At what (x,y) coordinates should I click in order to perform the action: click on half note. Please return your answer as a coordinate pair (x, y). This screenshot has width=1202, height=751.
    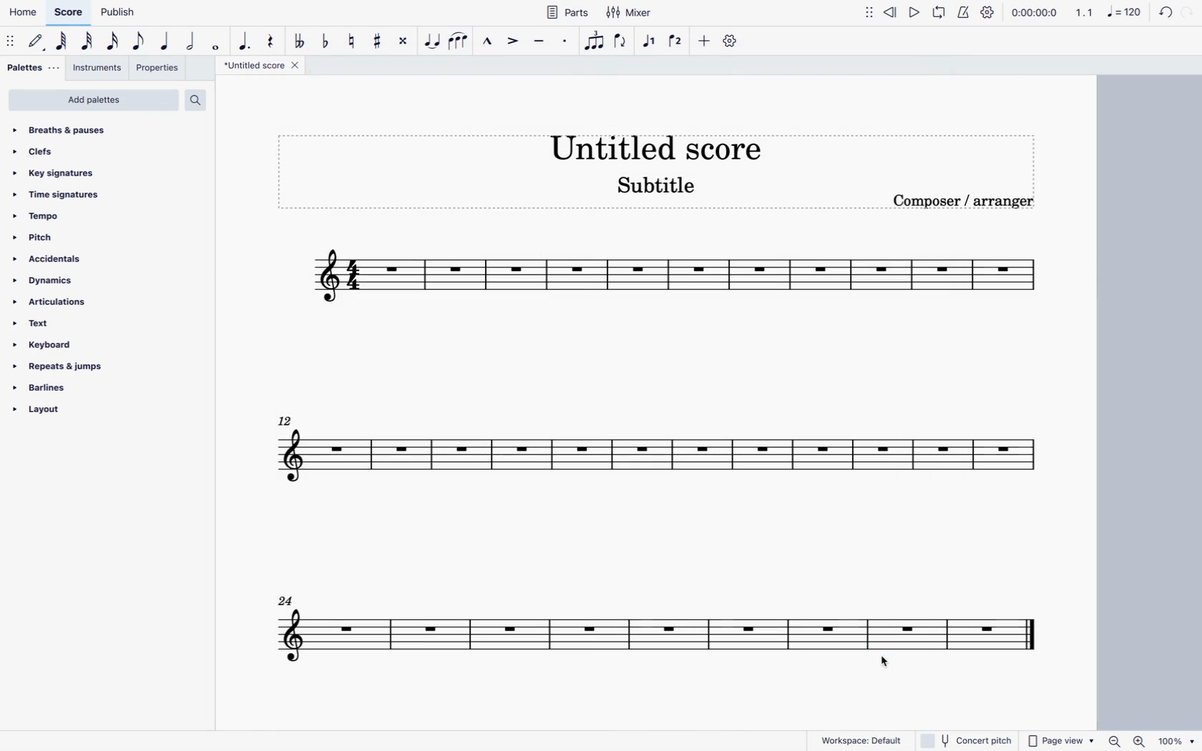
    Looking at the image, I should click on (189, 44).